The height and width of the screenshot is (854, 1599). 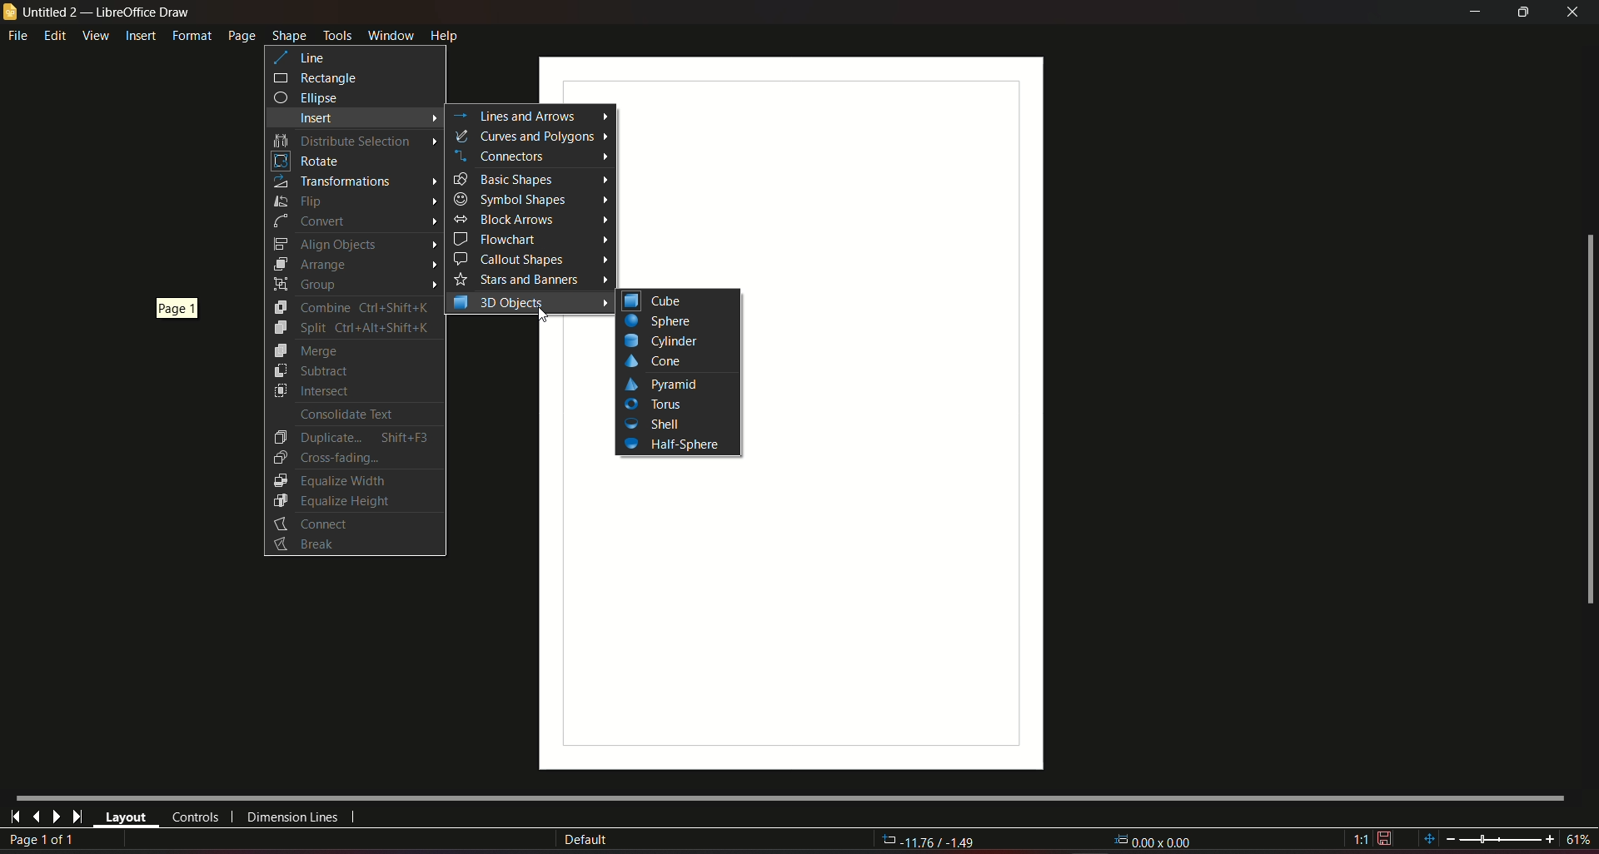 I want to click on Flowchart, so click(x=500, y=239).